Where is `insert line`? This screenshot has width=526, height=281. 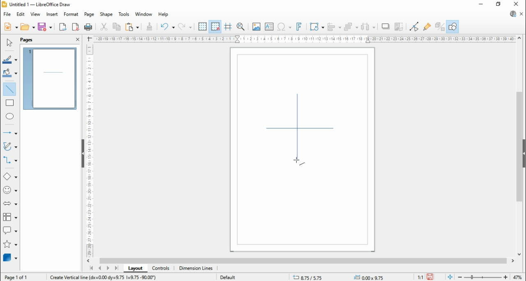
insert line is located at coordinates (10, 88).